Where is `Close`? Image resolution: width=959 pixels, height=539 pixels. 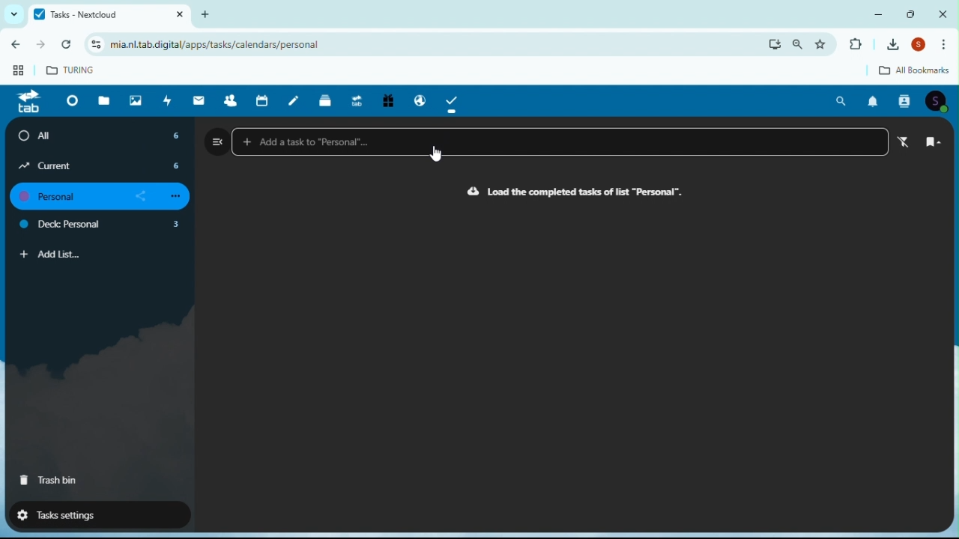
Close is located at coordinates (943, 13).